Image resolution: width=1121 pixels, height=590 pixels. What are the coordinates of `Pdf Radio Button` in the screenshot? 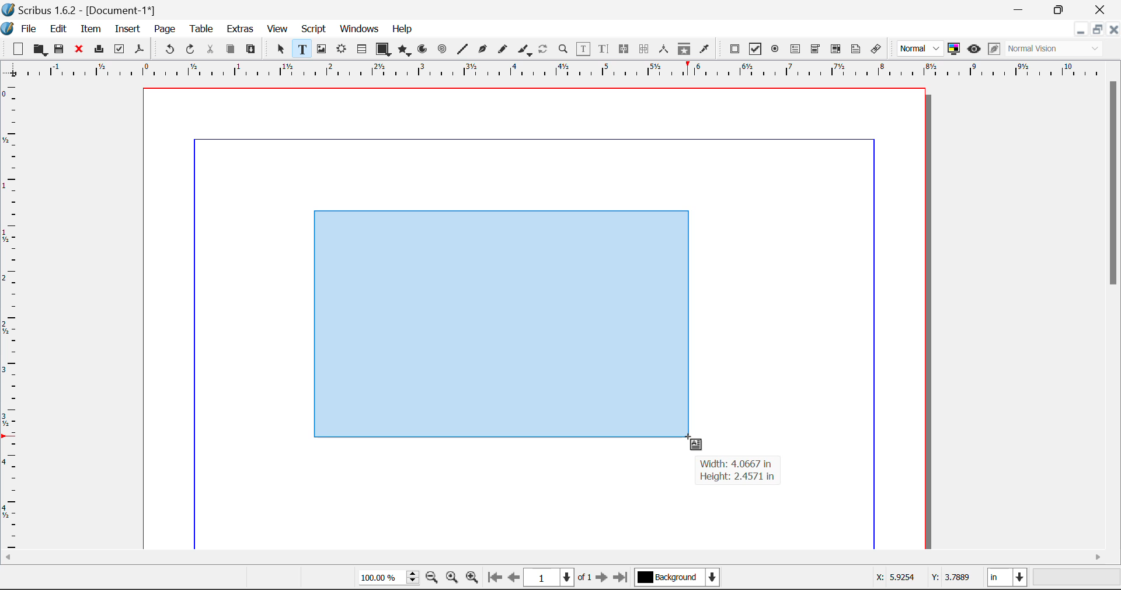 It's located at (775, 50).